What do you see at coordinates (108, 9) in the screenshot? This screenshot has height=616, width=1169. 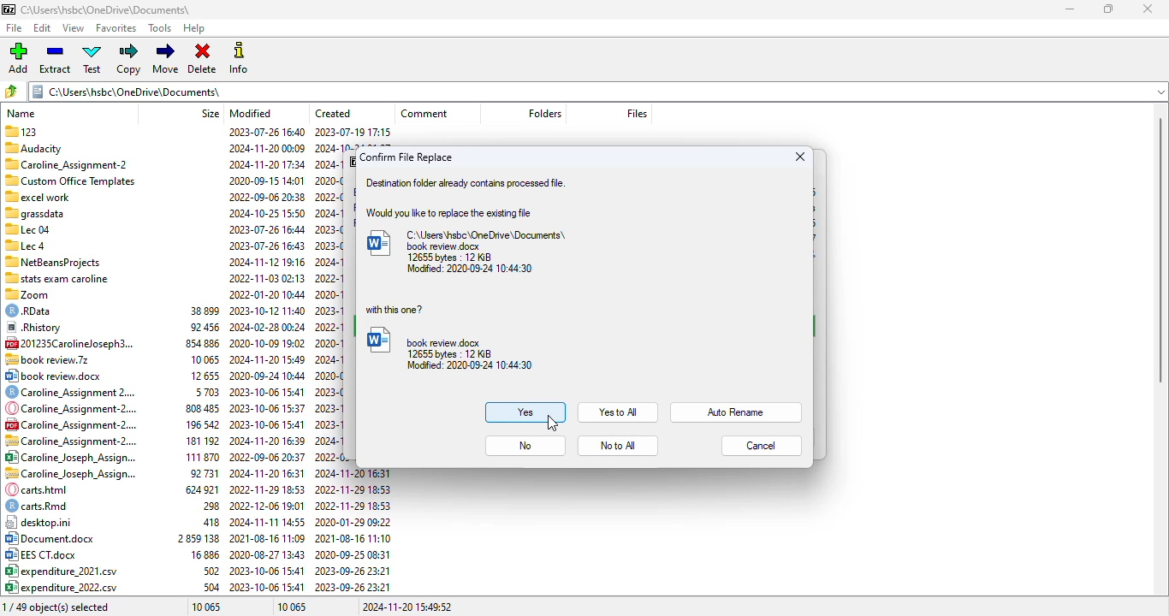 I see `folder` at bounding box center [108, 9].